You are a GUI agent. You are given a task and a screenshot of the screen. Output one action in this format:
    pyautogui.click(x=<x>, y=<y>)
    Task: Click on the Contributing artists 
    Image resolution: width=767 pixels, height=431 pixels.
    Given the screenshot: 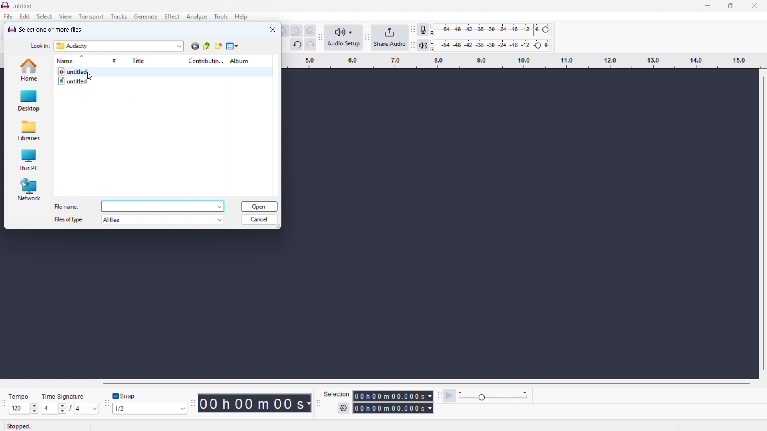 What is the action you would take?
    pyautogui.click(x=205, y=61)
    